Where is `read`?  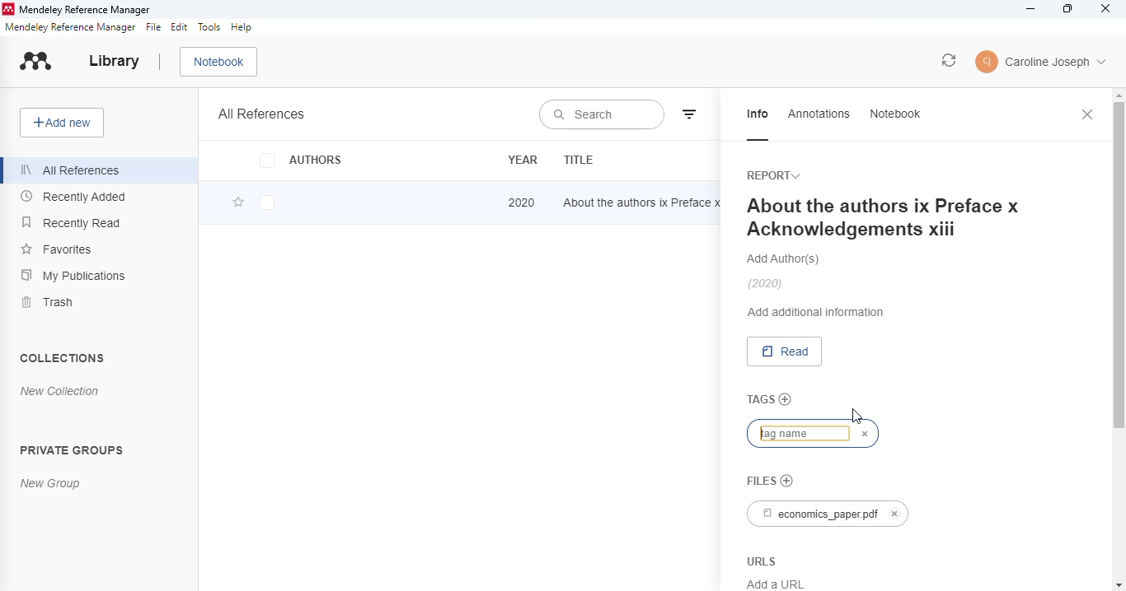
read is located at coordinates (785, 351).